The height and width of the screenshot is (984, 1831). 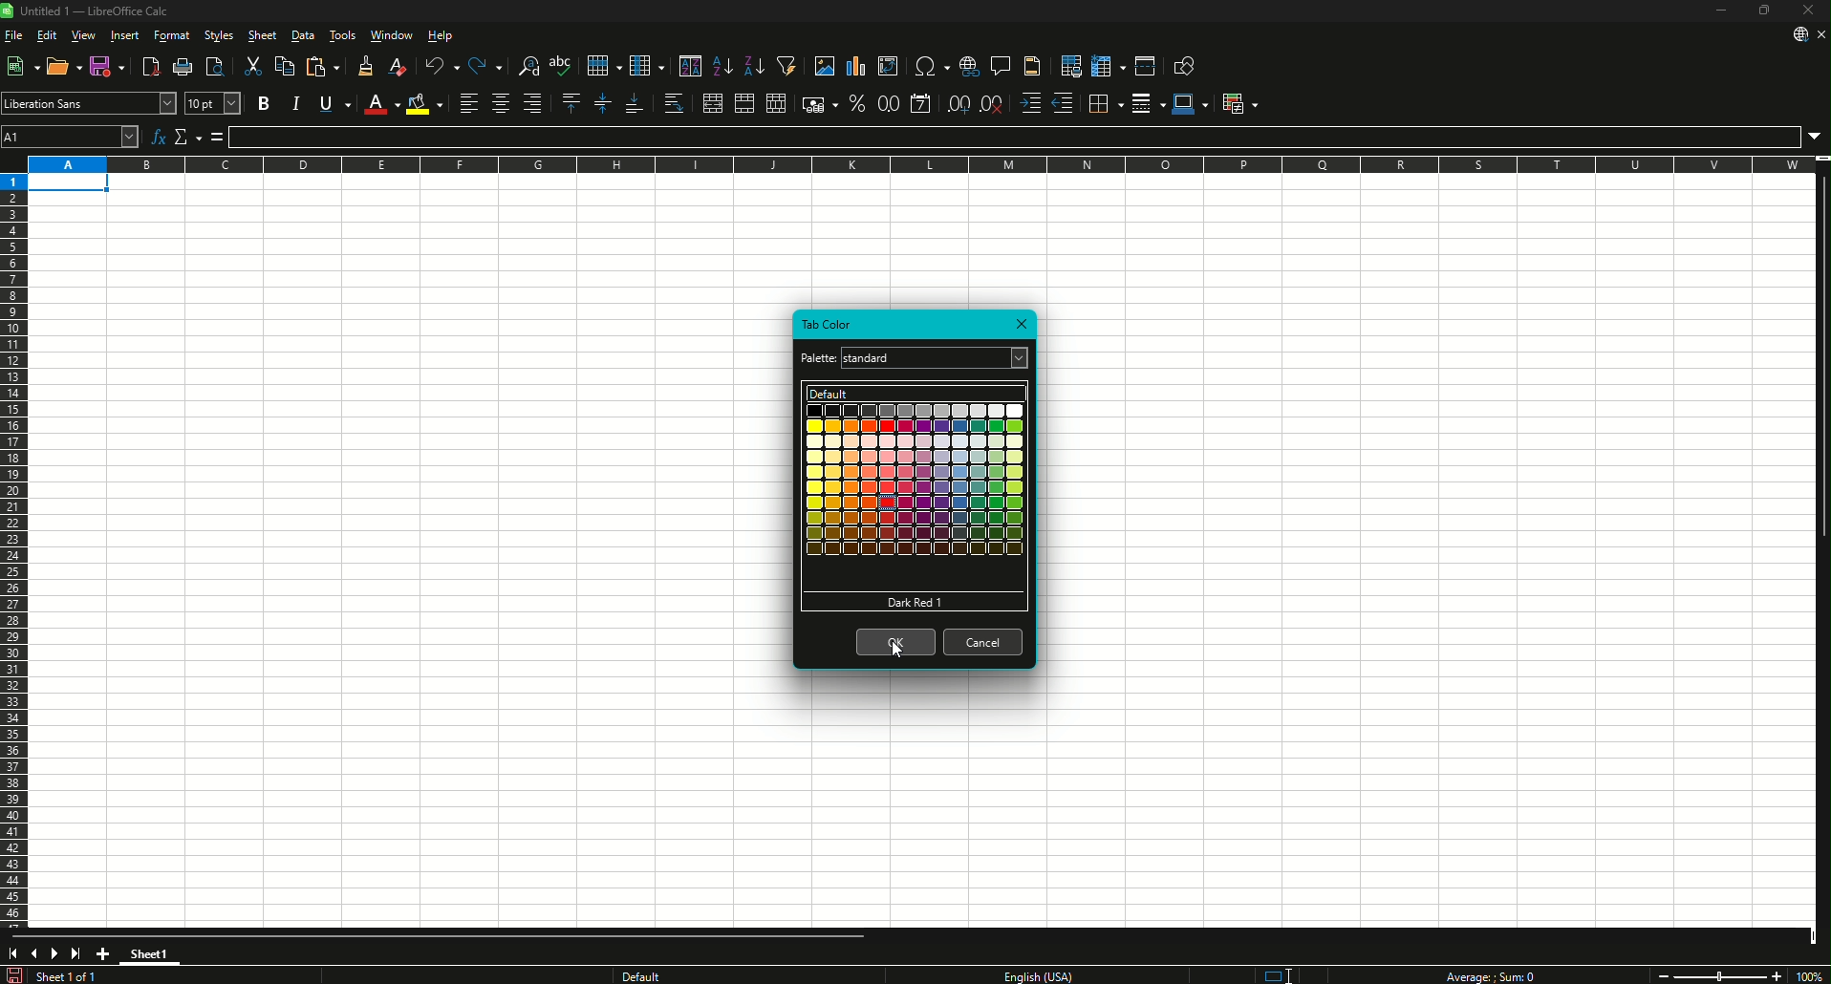 What do you see at coordinates (69, 182) in the screenshot?
I see `Selected cell` at bounding box center [69, 182].